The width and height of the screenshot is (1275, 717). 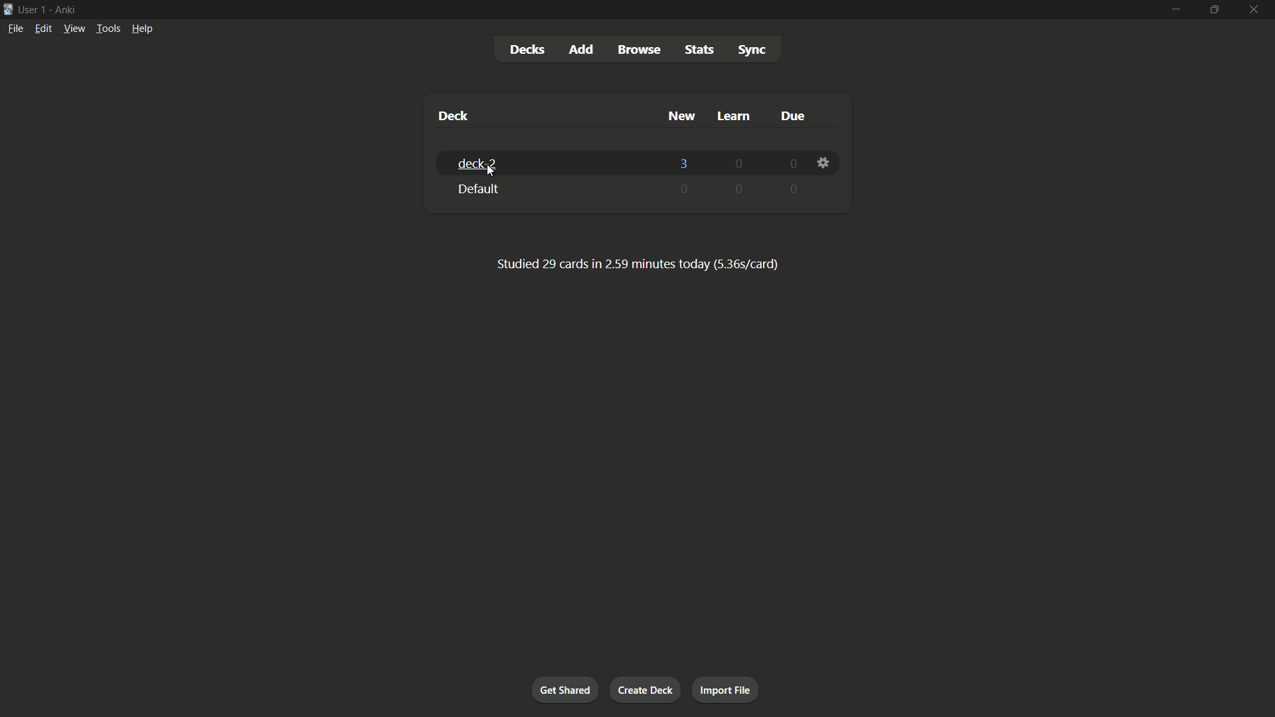 I want to click on edit menu, so click(x=43, y=28).